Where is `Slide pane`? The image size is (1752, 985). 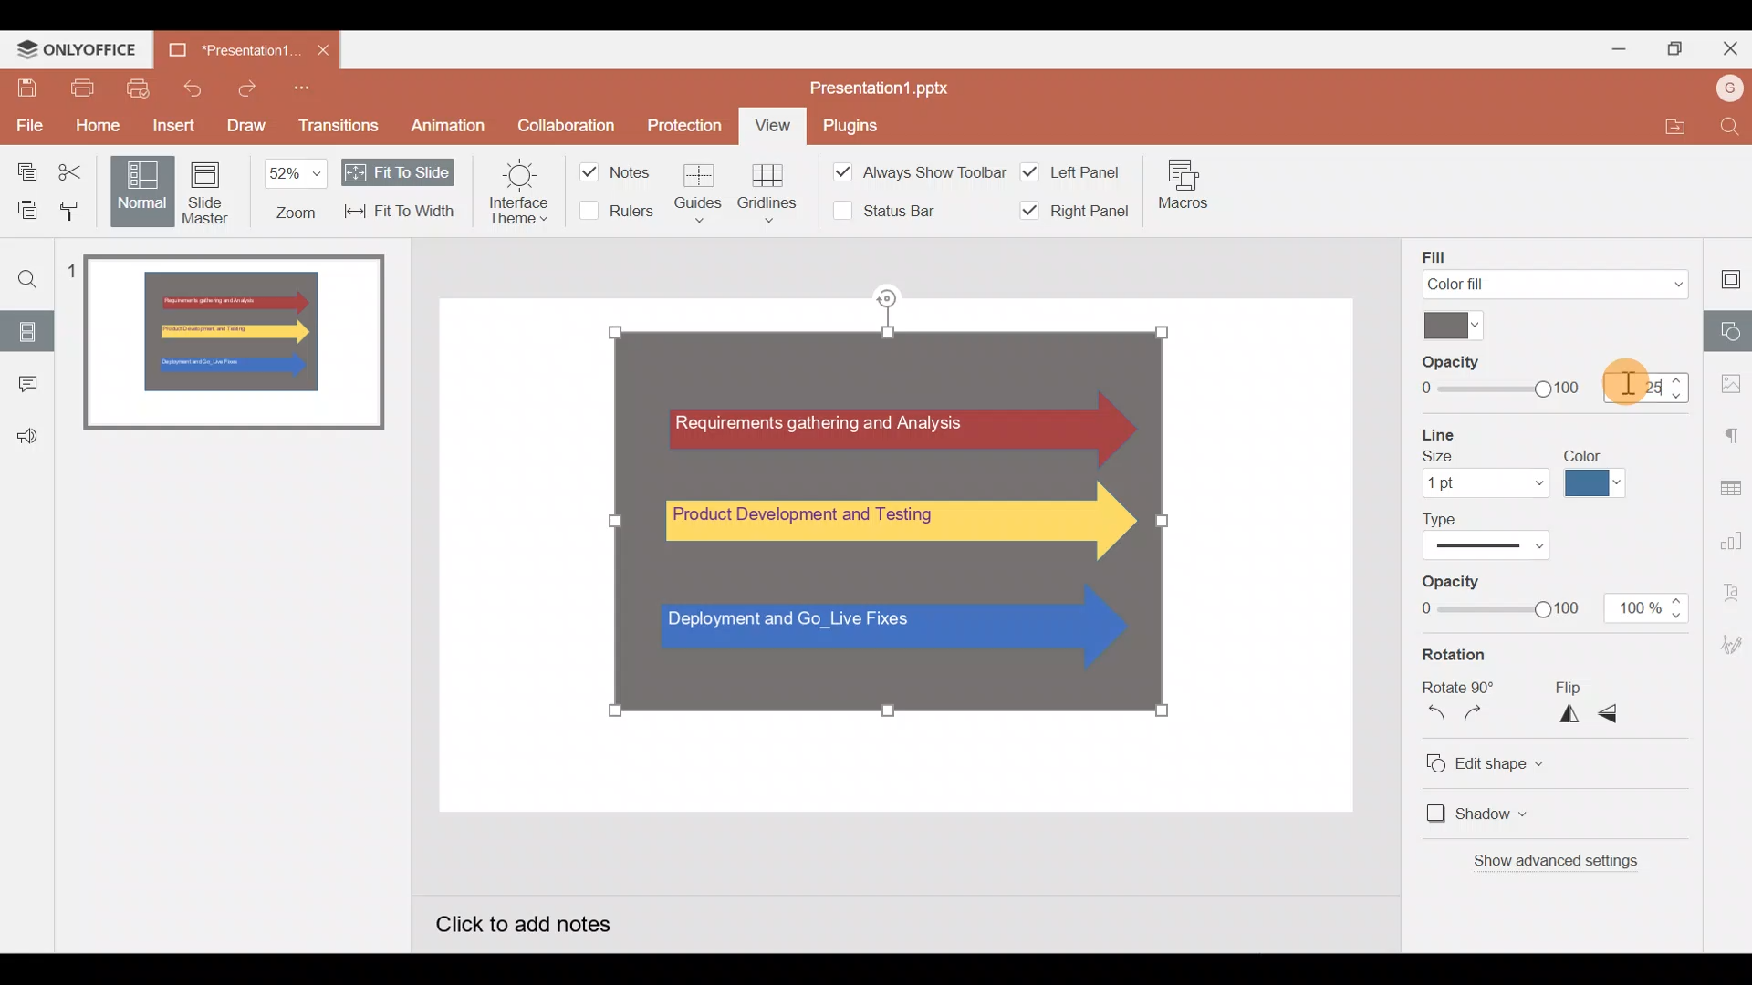 Slide pane is located at coordinates (253, 683).